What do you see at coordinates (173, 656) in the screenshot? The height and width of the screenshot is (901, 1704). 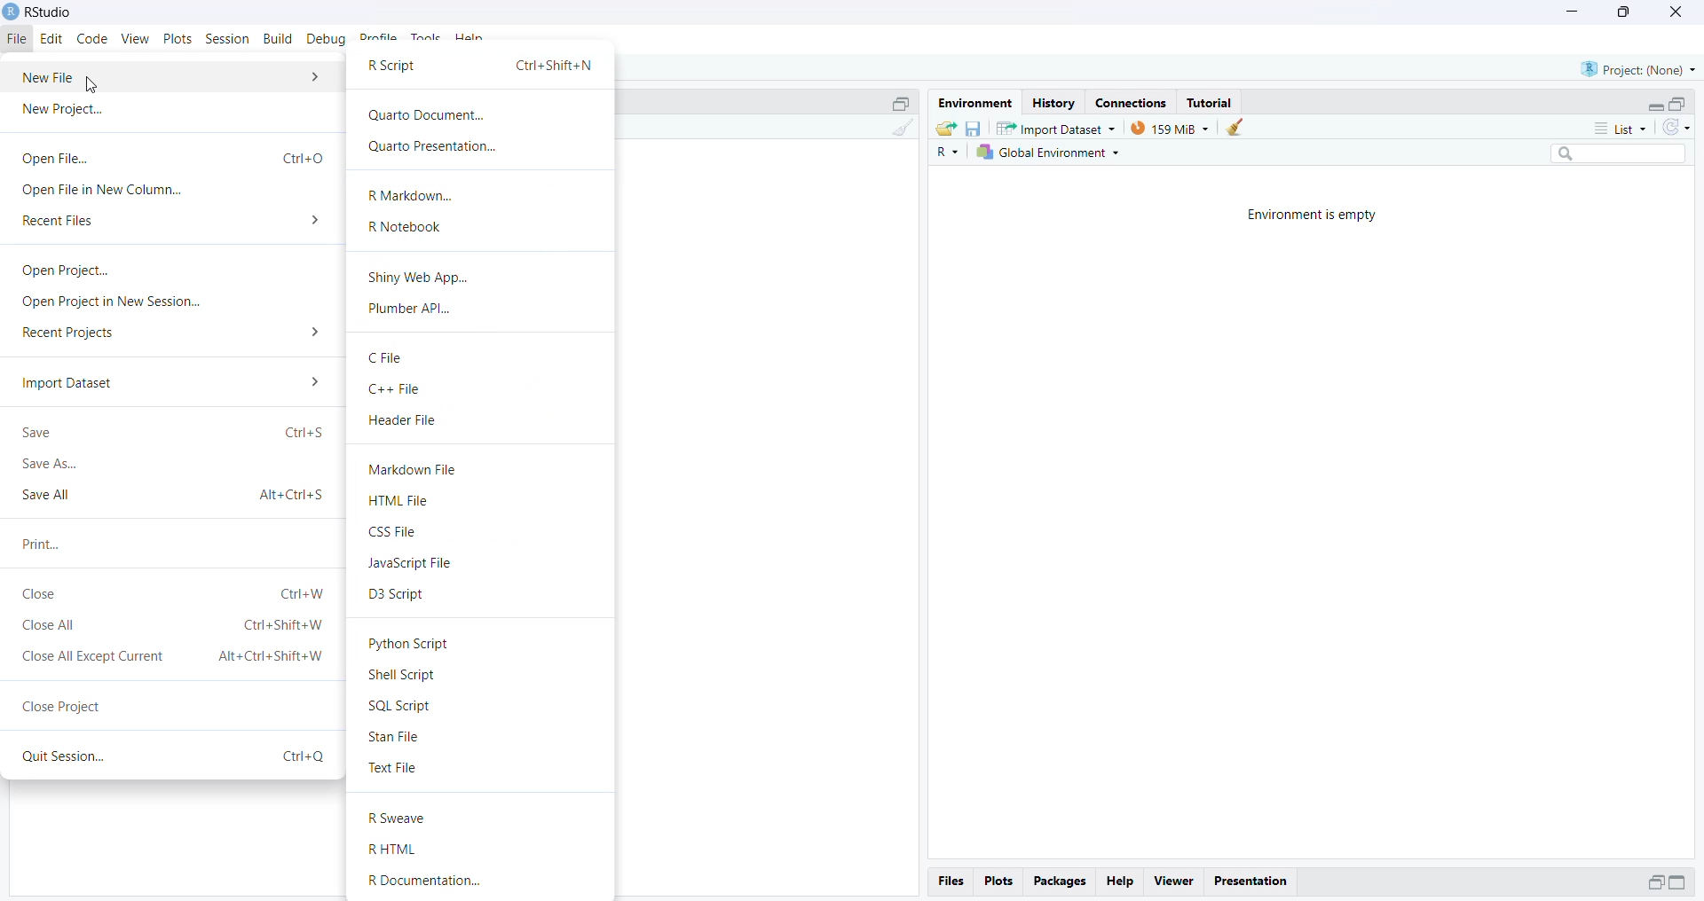 I see `Close All Except Current Alt+Ctrl+Shift+W` at bounding box center [173, 656].